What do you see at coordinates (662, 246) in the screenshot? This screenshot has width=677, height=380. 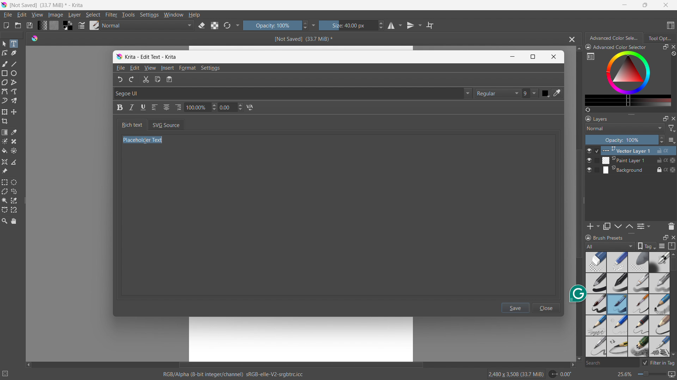 I see `display settings` at bounding box center [662, 246].